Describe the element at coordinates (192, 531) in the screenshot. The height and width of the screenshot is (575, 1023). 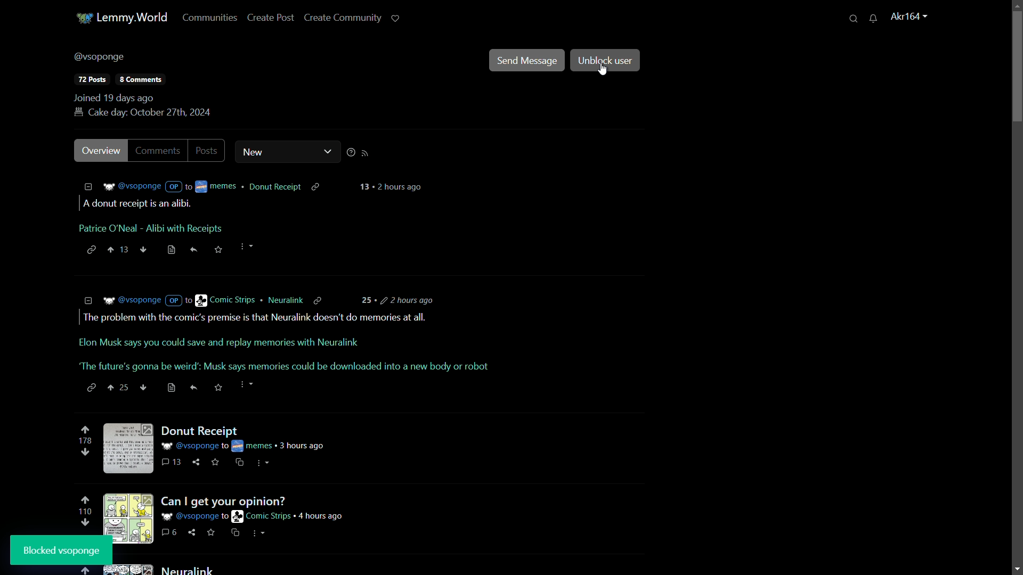
I see `share` at that location.